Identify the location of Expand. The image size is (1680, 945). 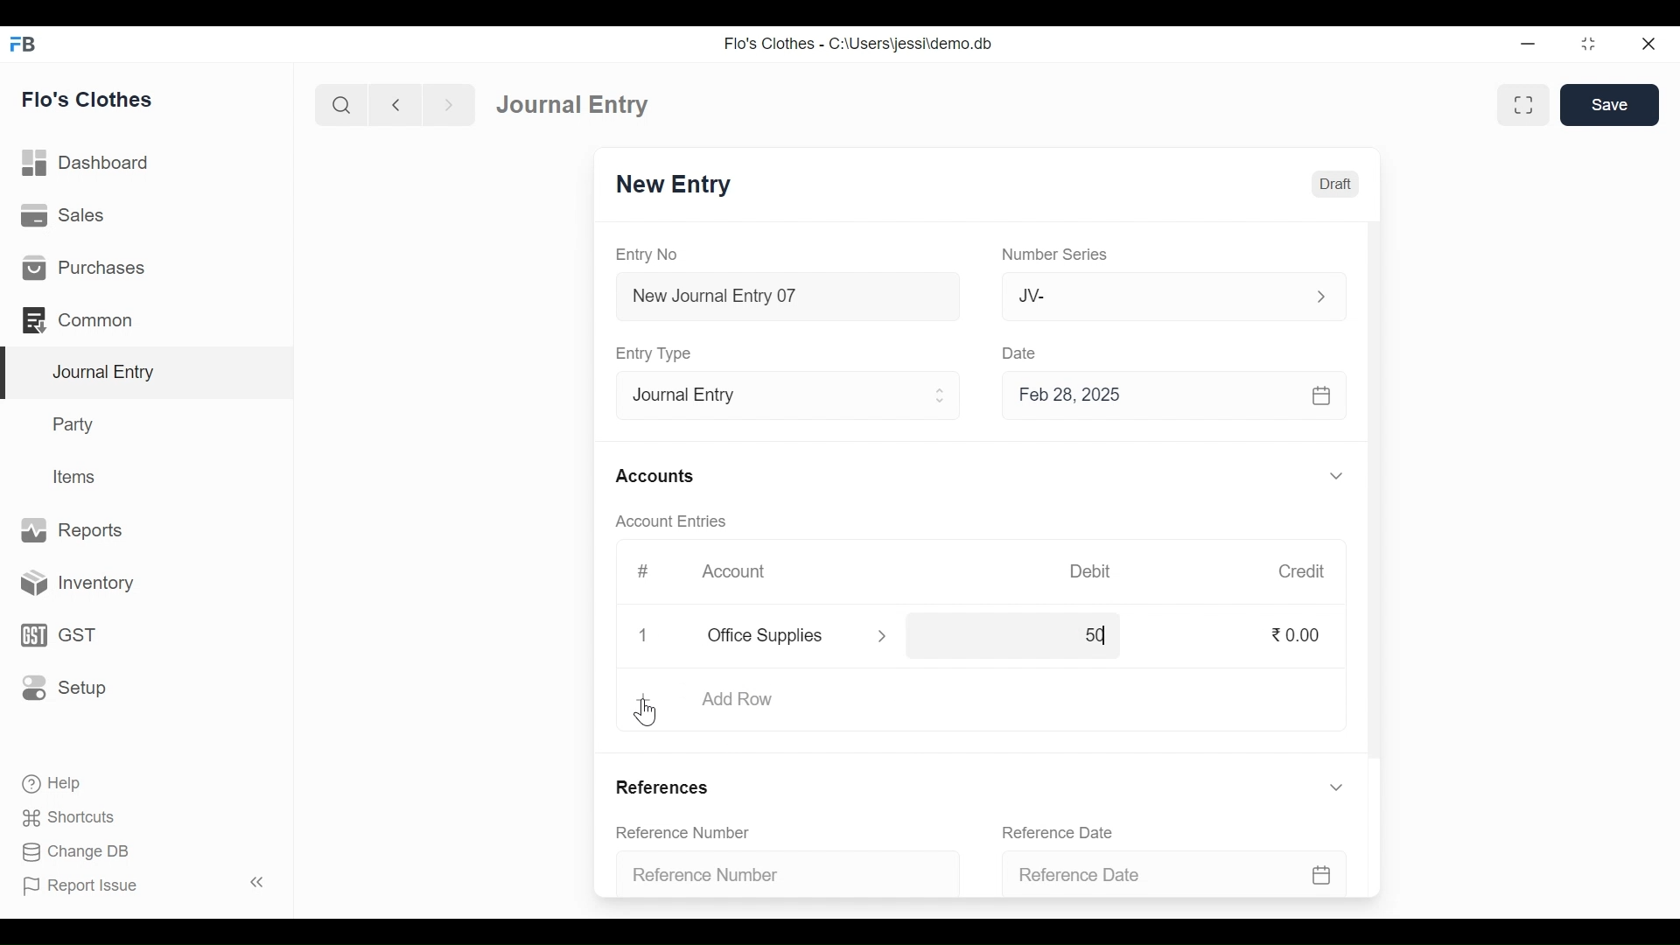
(1319, 297).